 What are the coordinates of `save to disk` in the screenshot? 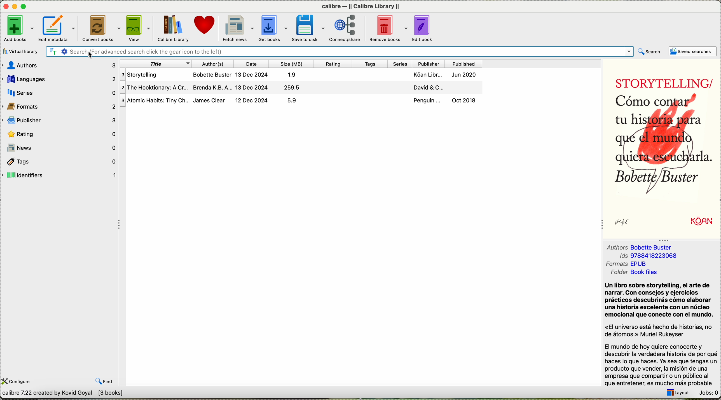 It's located at (308, 28).